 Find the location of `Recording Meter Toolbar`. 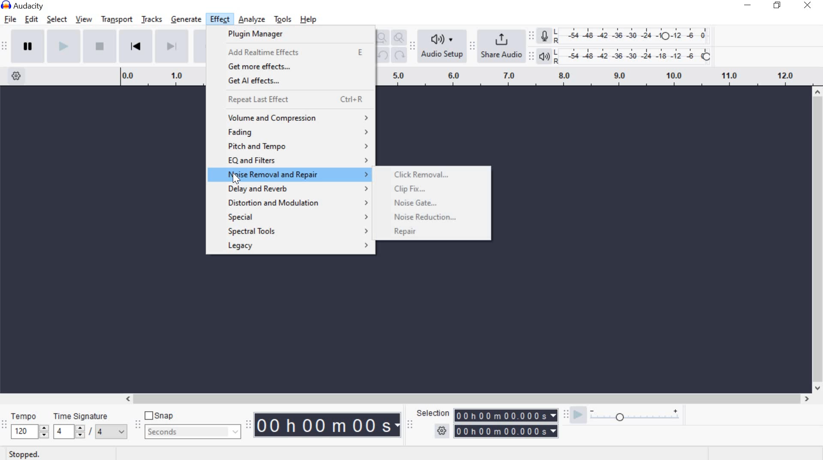

Recording Meter Toolbar is located at coordinates (532, 36).